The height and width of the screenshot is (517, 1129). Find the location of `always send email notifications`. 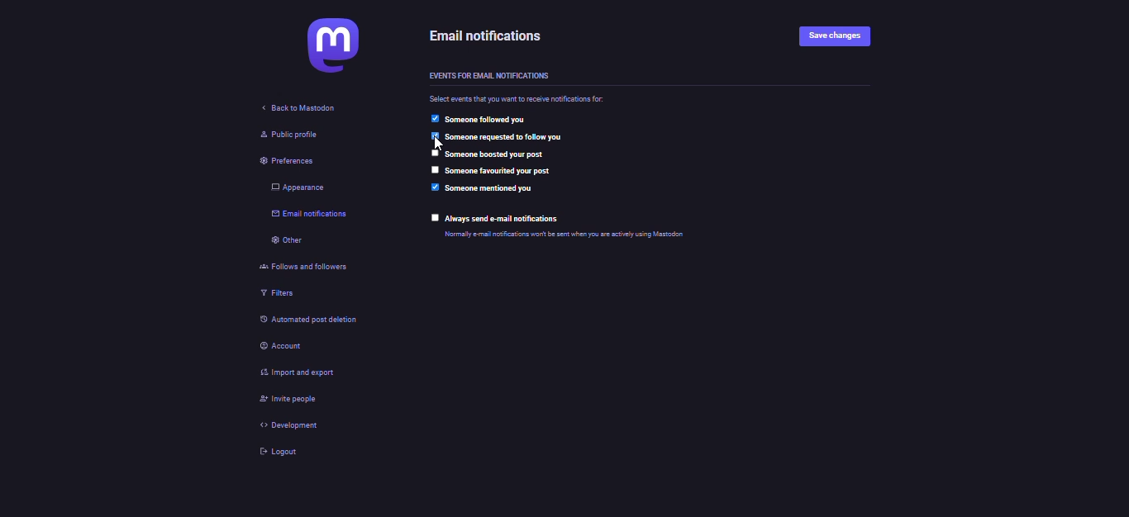

always send email notifications is located at coordinates (506, 219).